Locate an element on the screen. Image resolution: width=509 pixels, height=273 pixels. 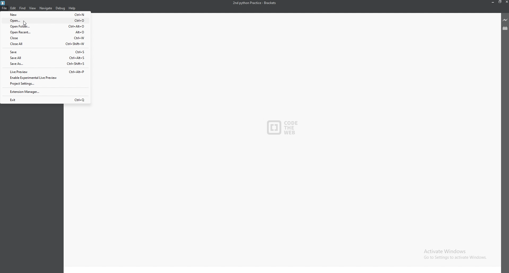
resize is located at coordinates (500, 2).